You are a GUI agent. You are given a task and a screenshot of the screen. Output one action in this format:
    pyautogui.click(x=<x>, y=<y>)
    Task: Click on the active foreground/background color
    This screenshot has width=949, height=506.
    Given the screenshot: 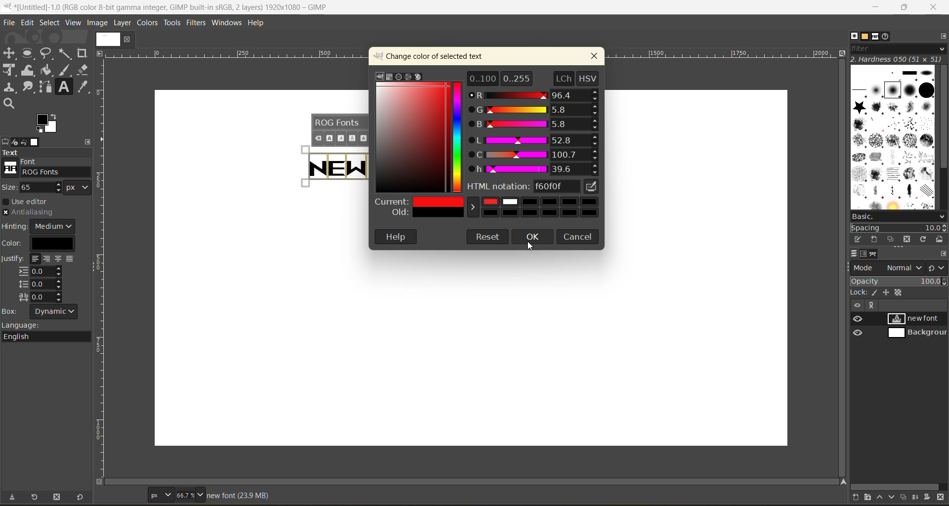 What is the action you would take?
    pyautogui.click(x=49, y=125)
    